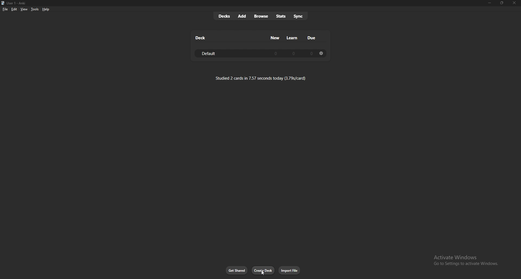  Describe the element at coordinates (281, 16) in the screenshot. I see `stats` at that location.